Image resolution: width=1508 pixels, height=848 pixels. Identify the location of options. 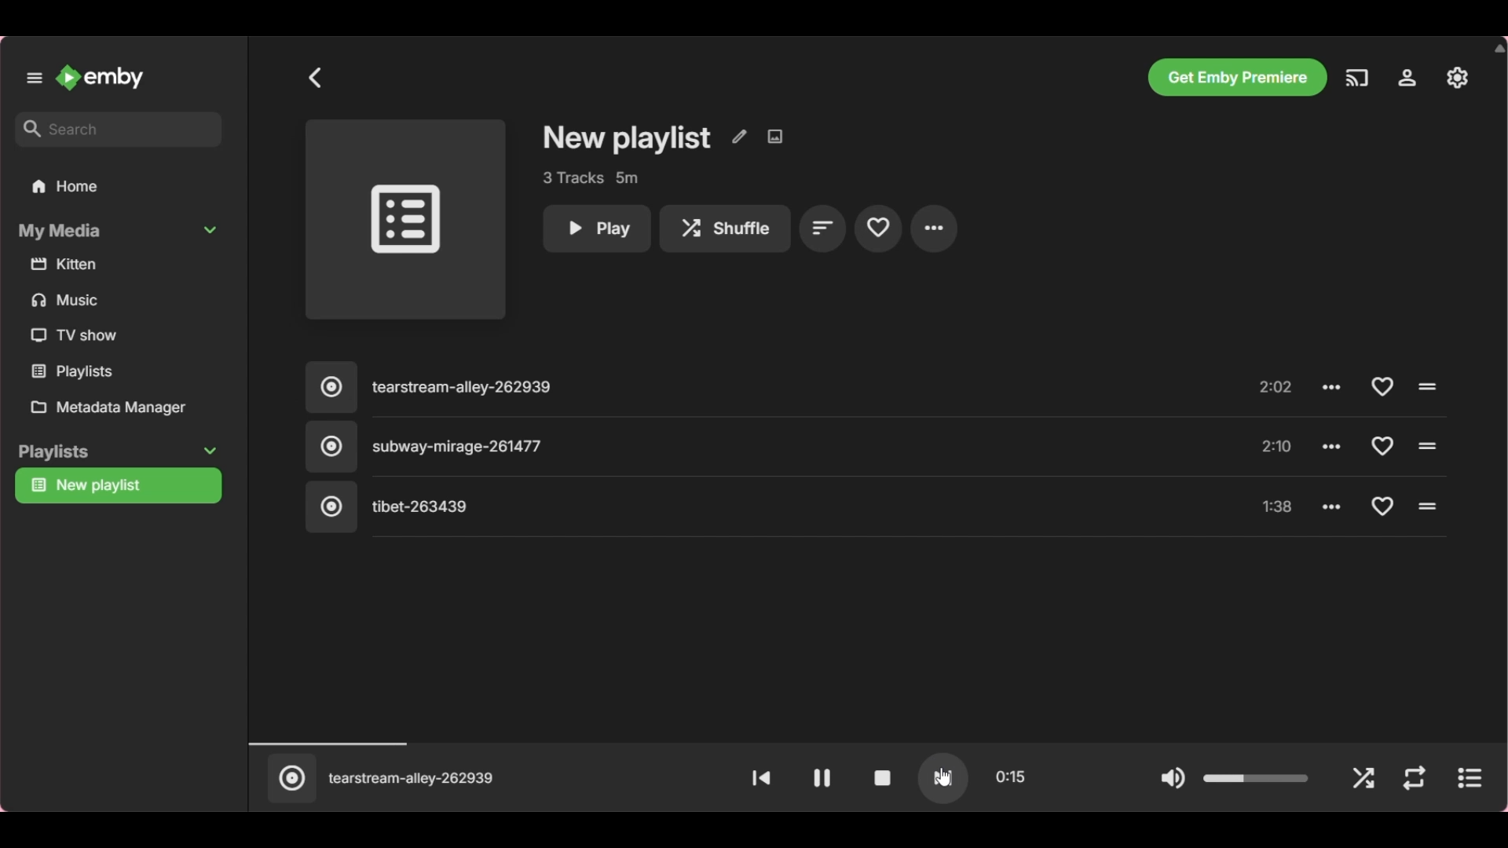
(1334, 383).